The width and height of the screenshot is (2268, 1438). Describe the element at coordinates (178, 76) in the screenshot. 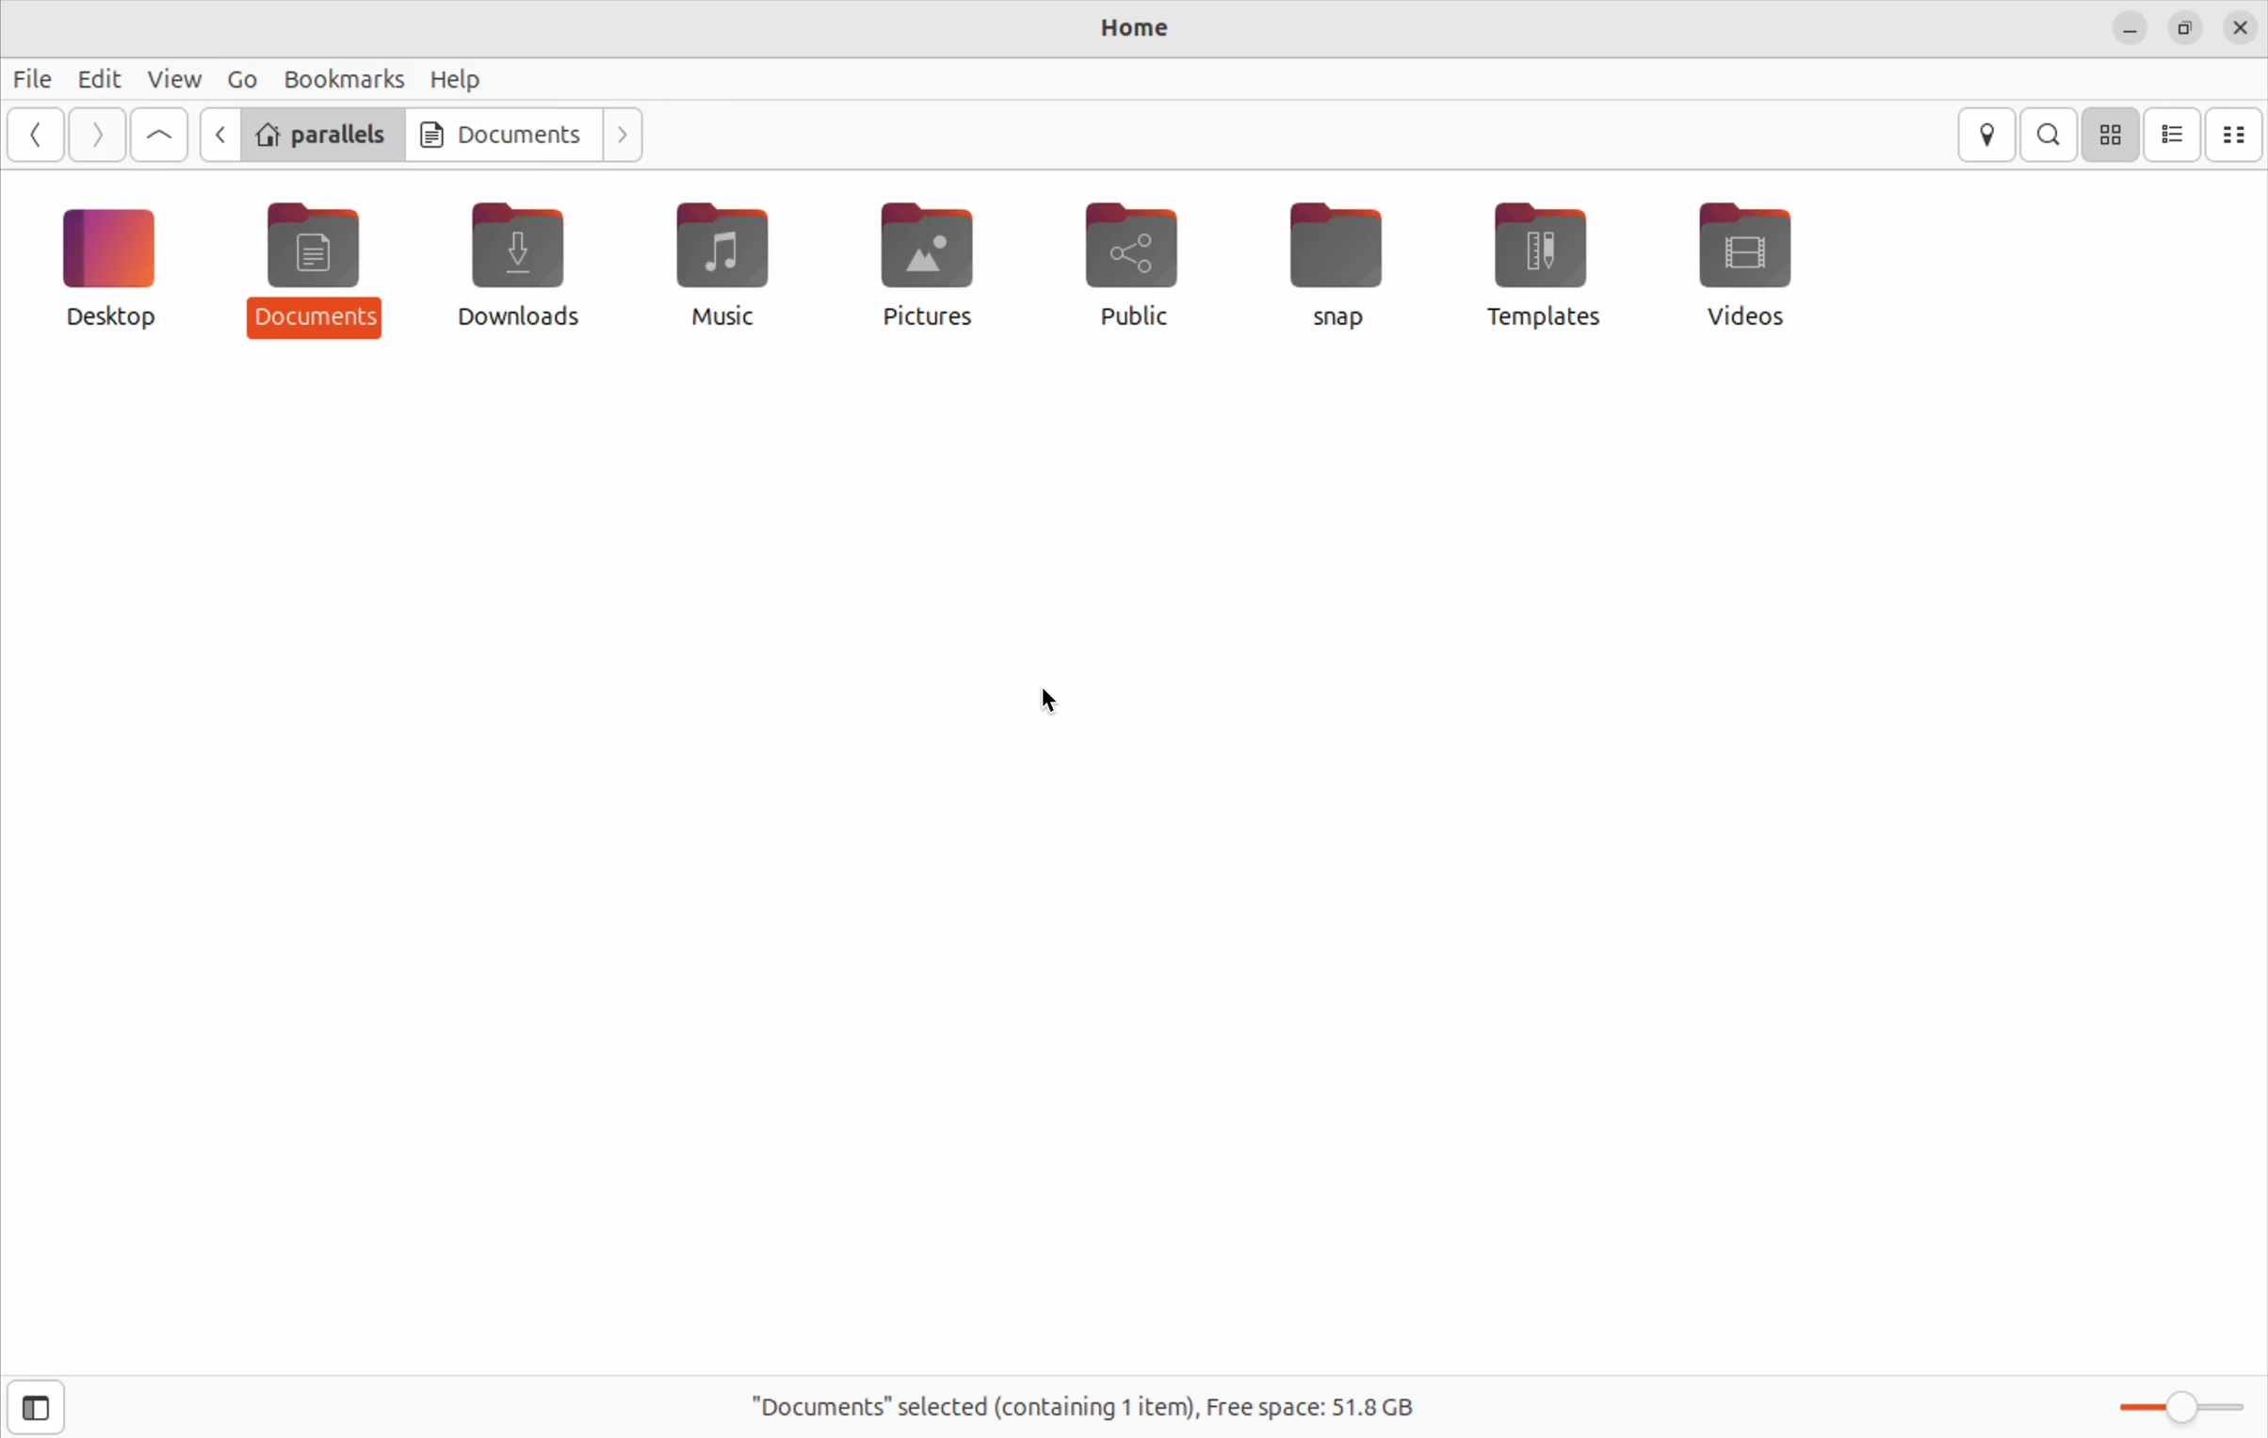

I see `View` at that location.